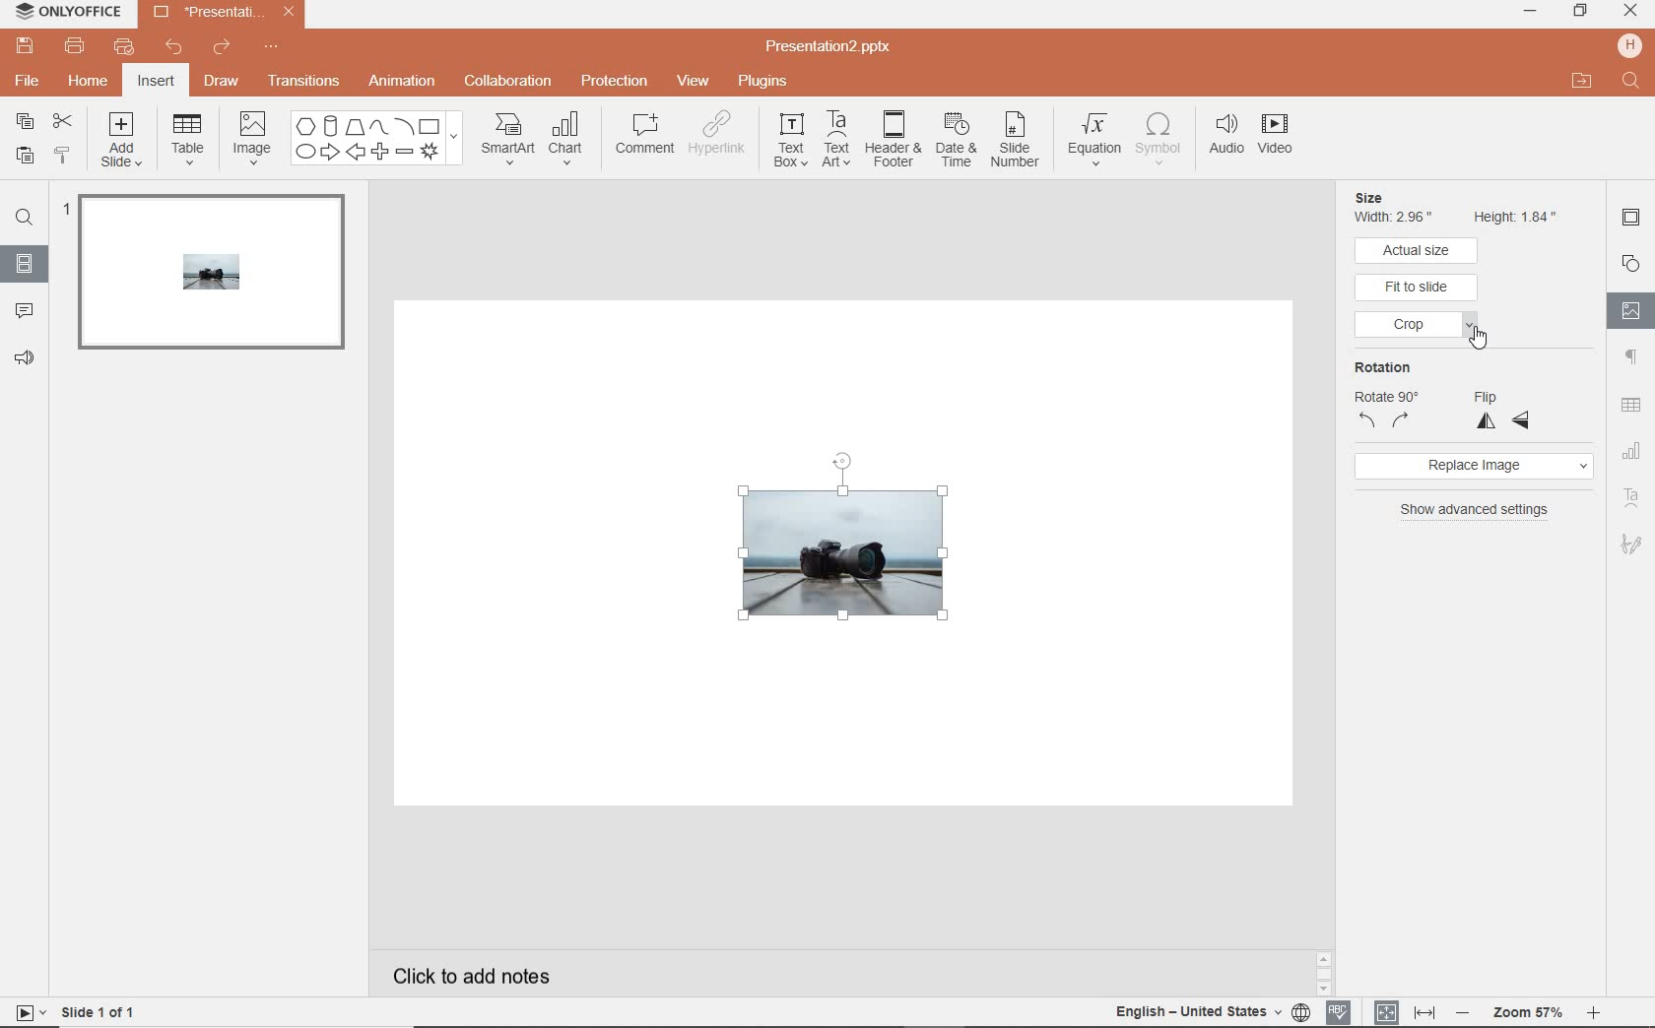 The image size is (1655, 1028). What do you see at coordinates (572, 140) in the screenshot?
I see `chart` at bounding box center [572, 140].